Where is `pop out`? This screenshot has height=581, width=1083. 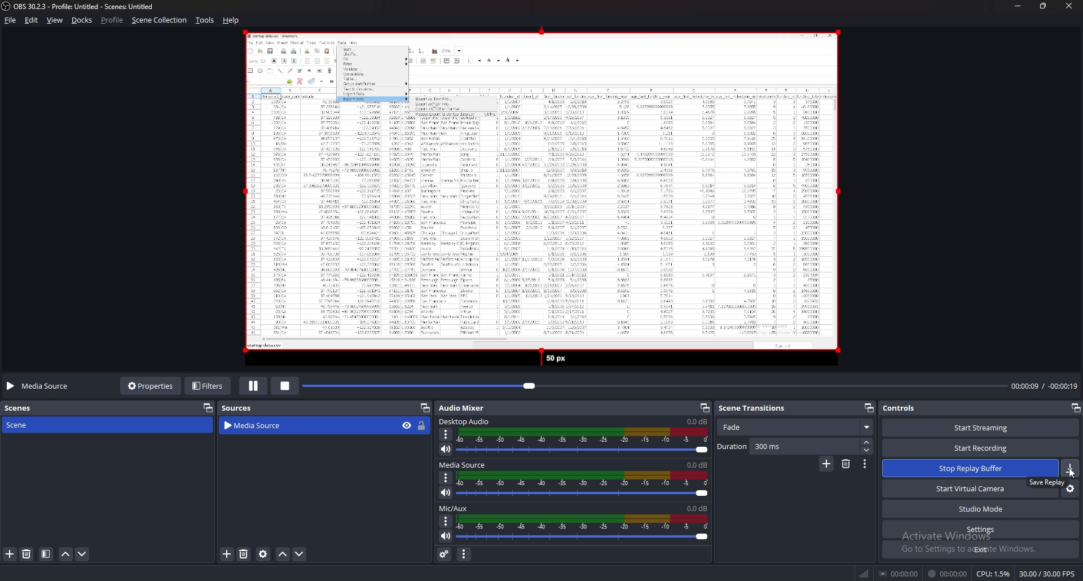 pop out is located at coordinates (209, 408).